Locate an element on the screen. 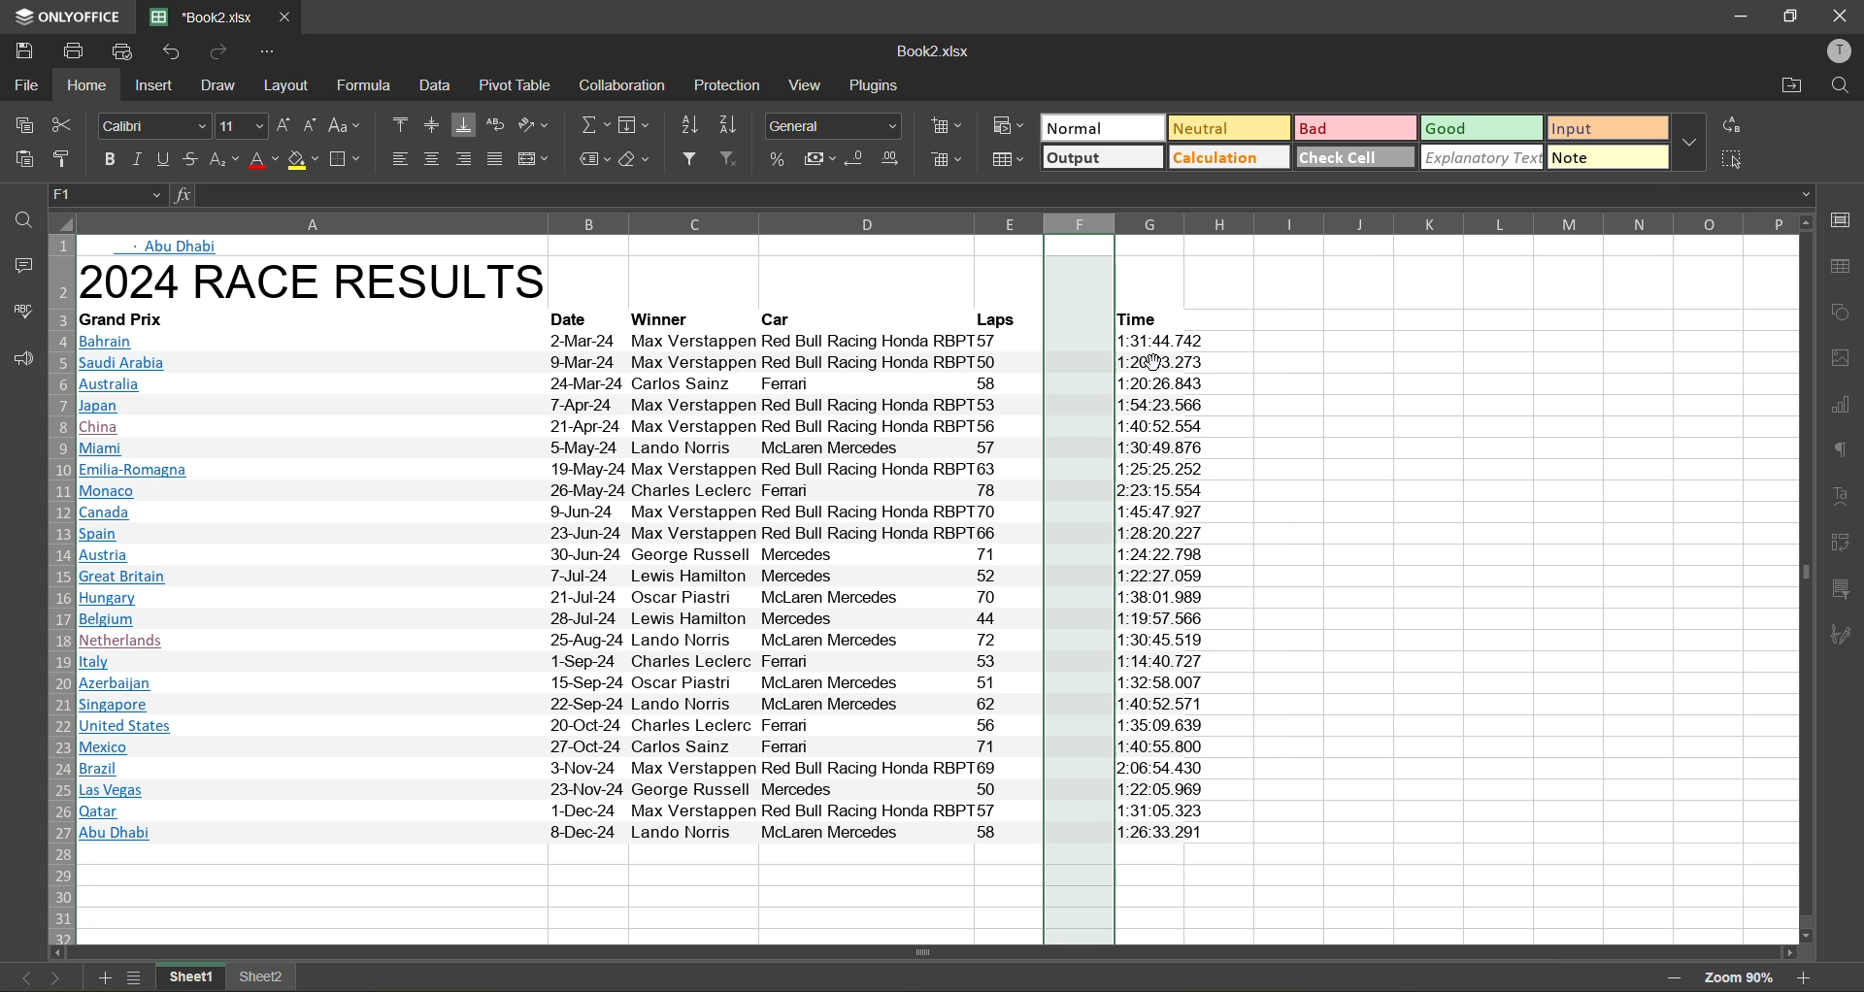  cut is located at coordinates (65, 128).